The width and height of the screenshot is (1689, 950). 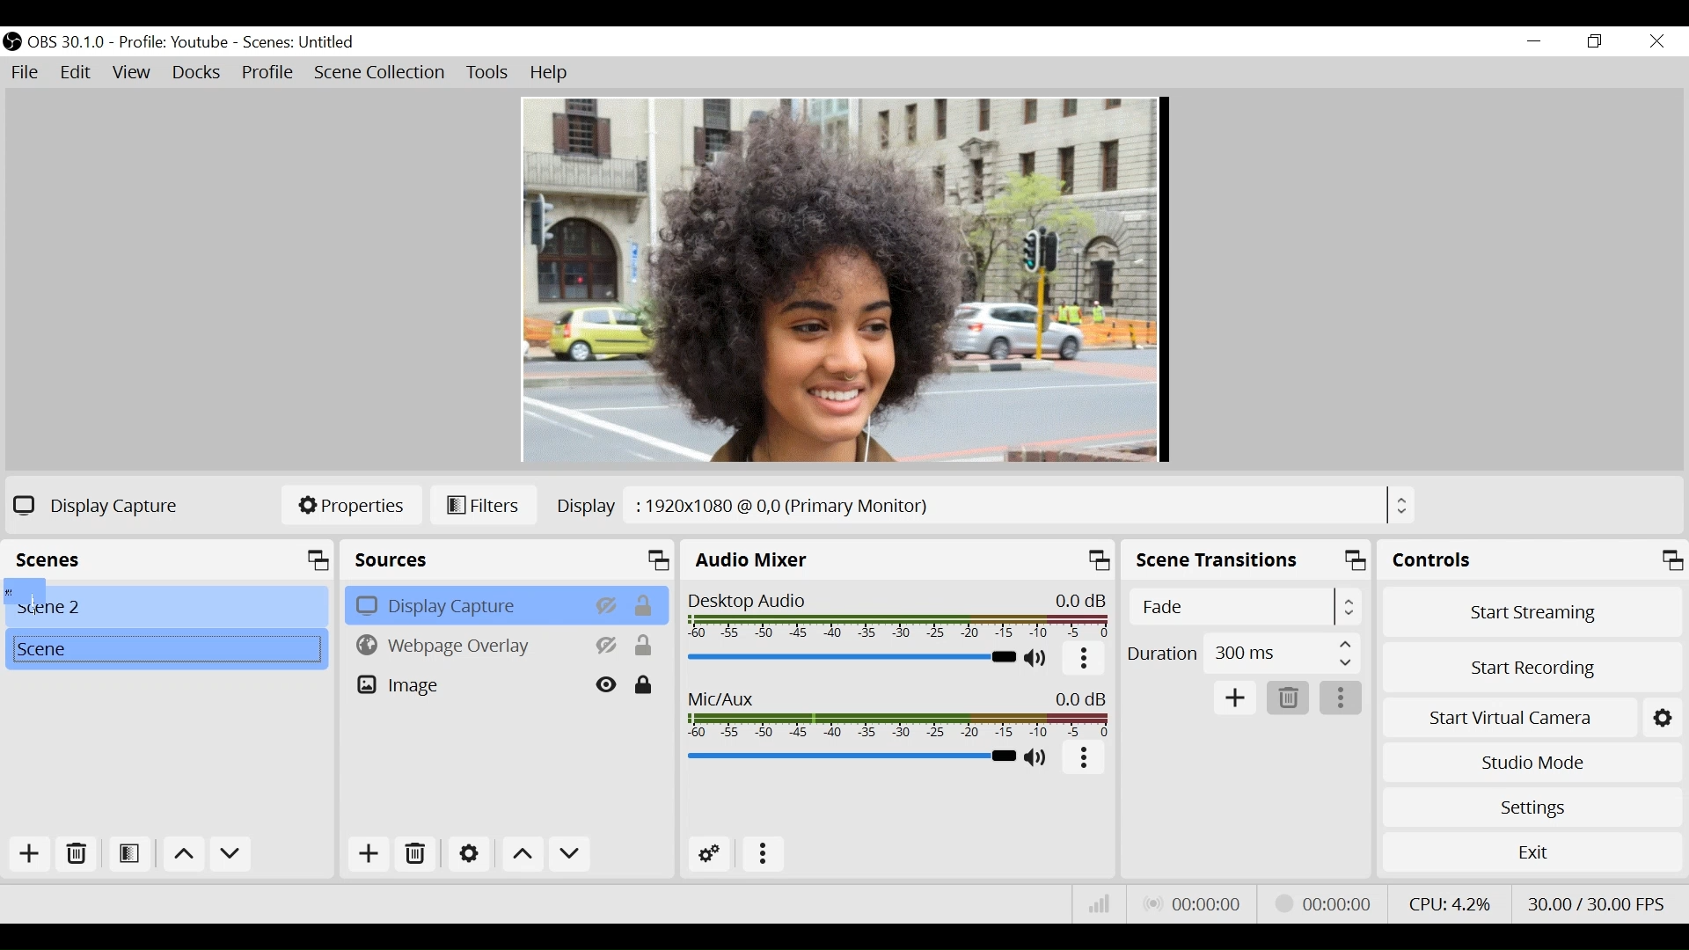 I want to click on Live Status, so click(x=1195, y=902).